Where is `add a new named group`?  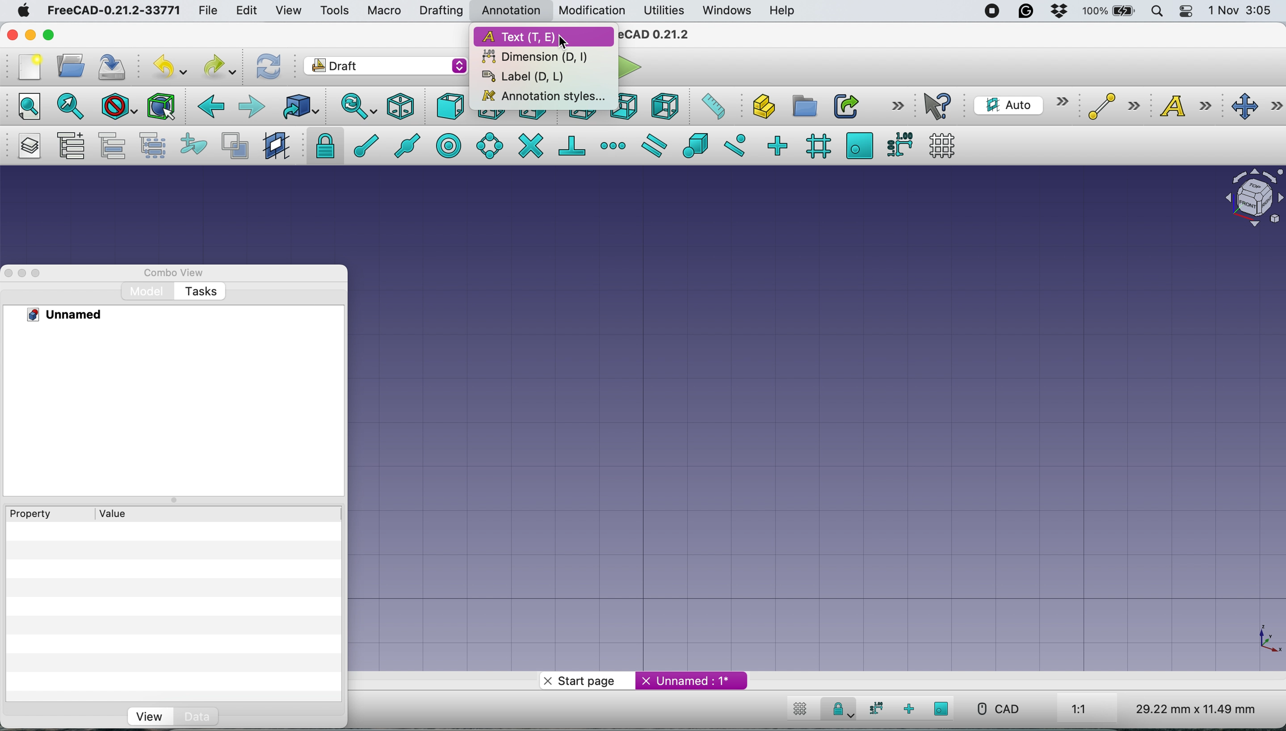 add a new named group is located at coordinates (69, 147).